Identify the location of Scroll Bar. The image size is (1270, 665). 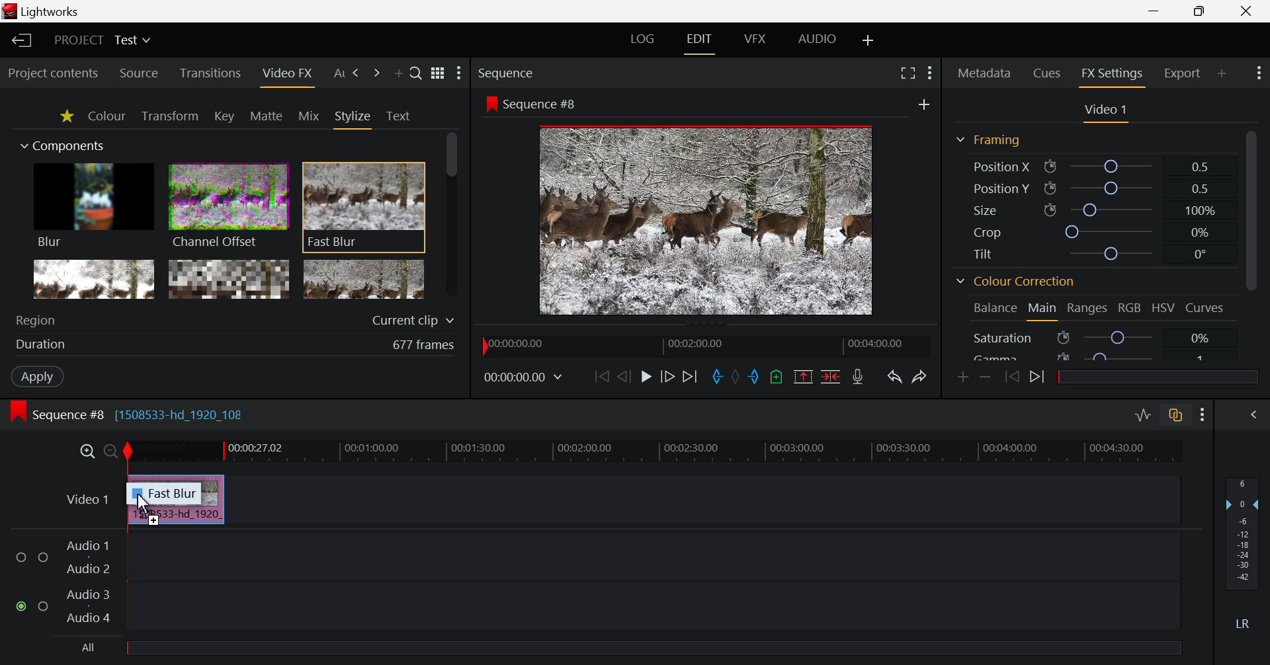
(454, 216).